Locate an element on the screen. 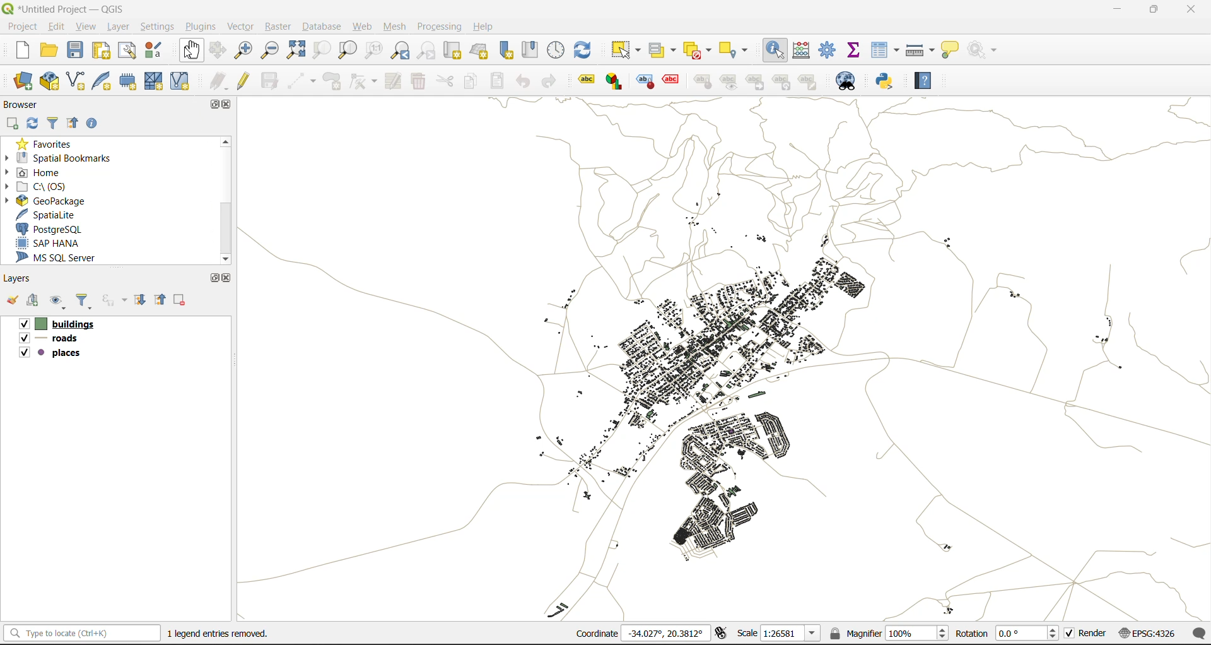 The width and height of the screenshot is (1211, 645). close is located at coordinates (231, 278).